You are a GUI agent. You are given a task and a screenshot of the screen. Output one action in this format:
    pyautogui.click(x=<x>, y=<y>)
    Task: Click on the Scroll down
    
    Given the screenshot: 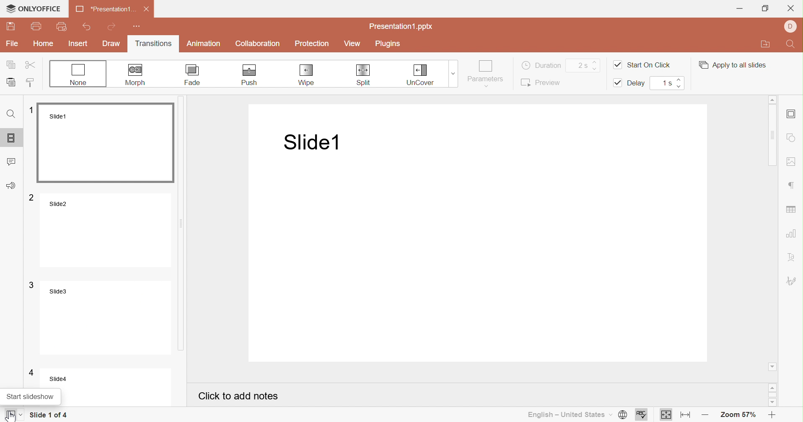 What is the action you would take?
    pyautogui.click(x=775, y=404)
    